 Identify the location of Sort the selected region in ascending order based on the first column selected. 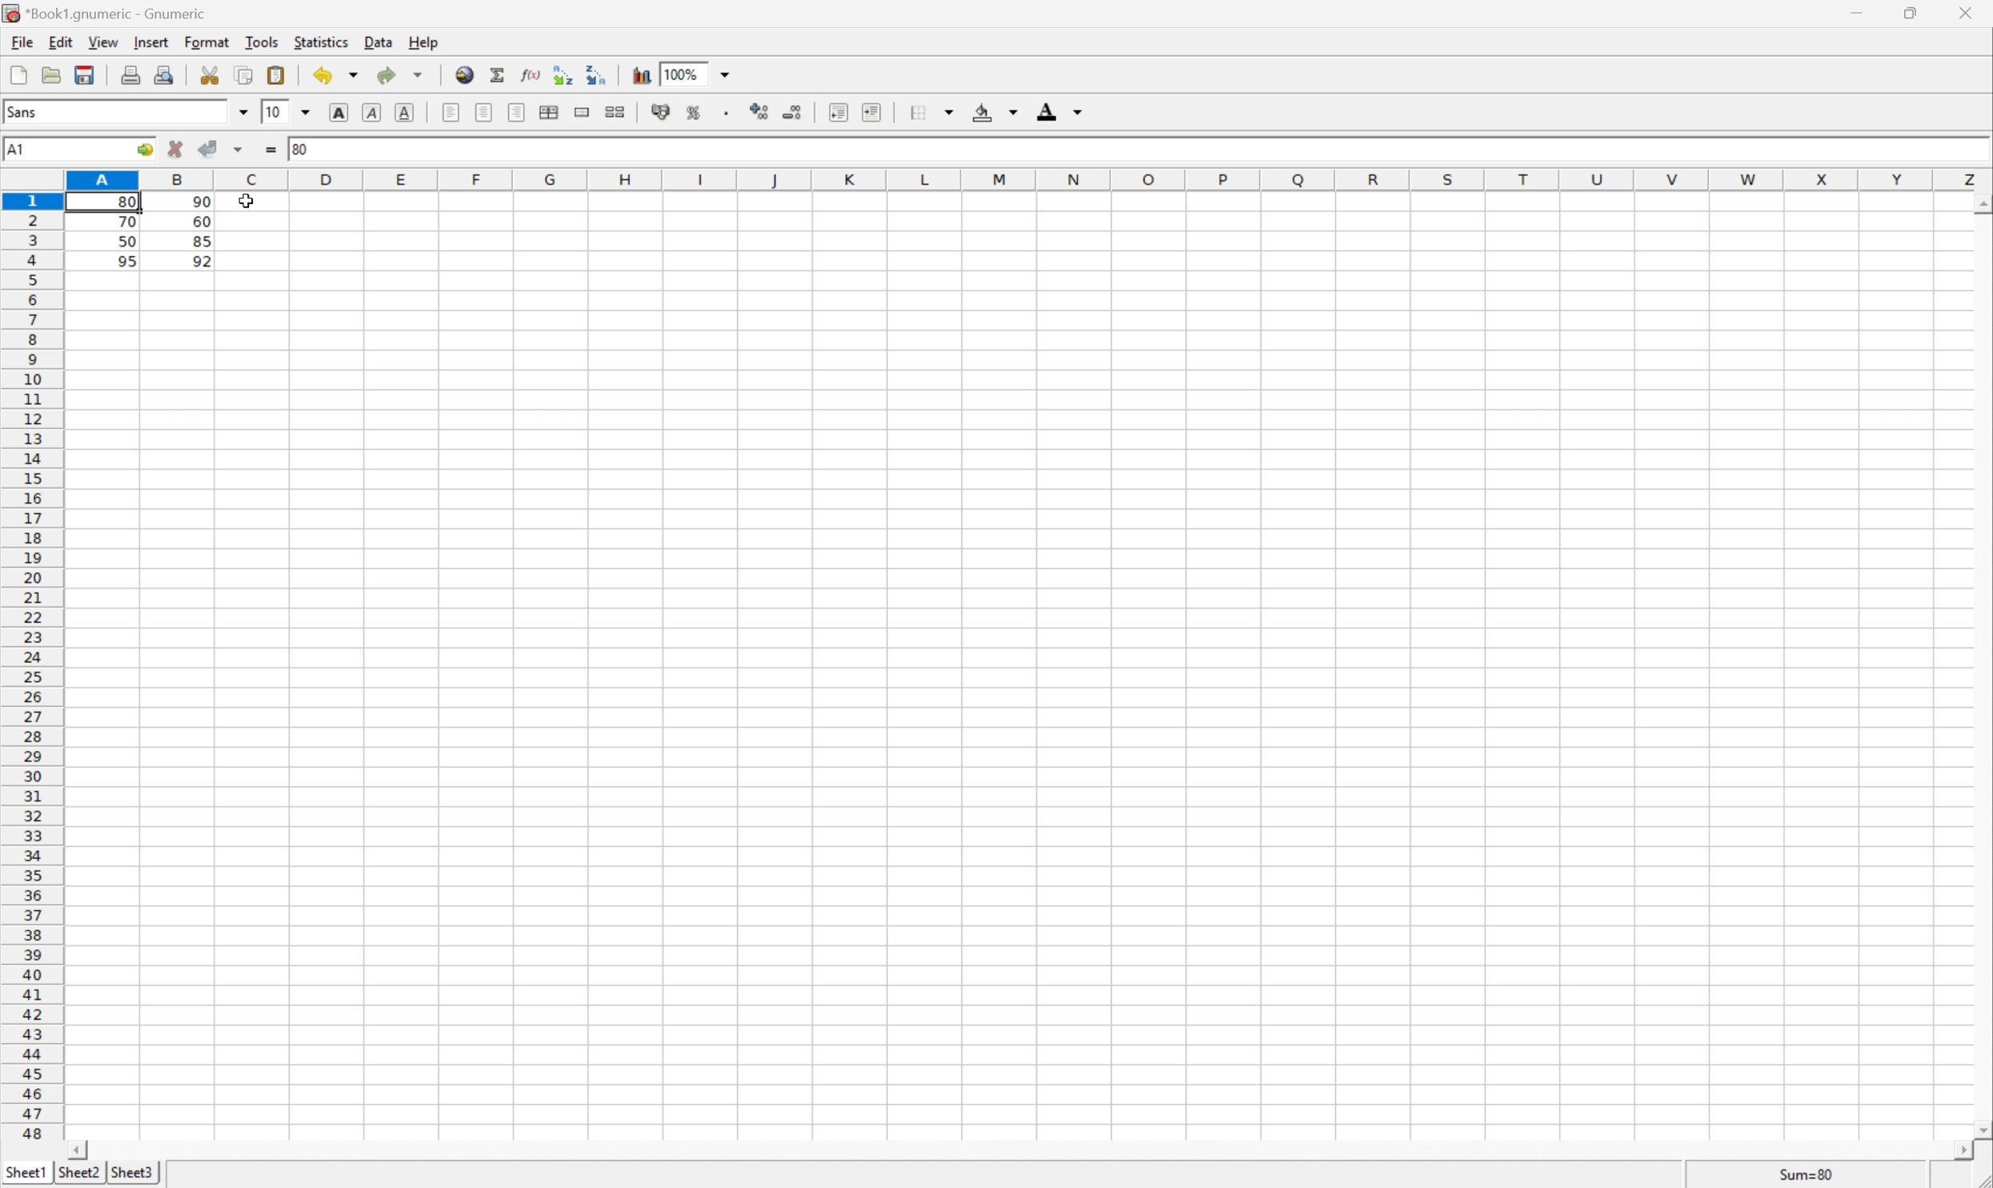
(561, 74).